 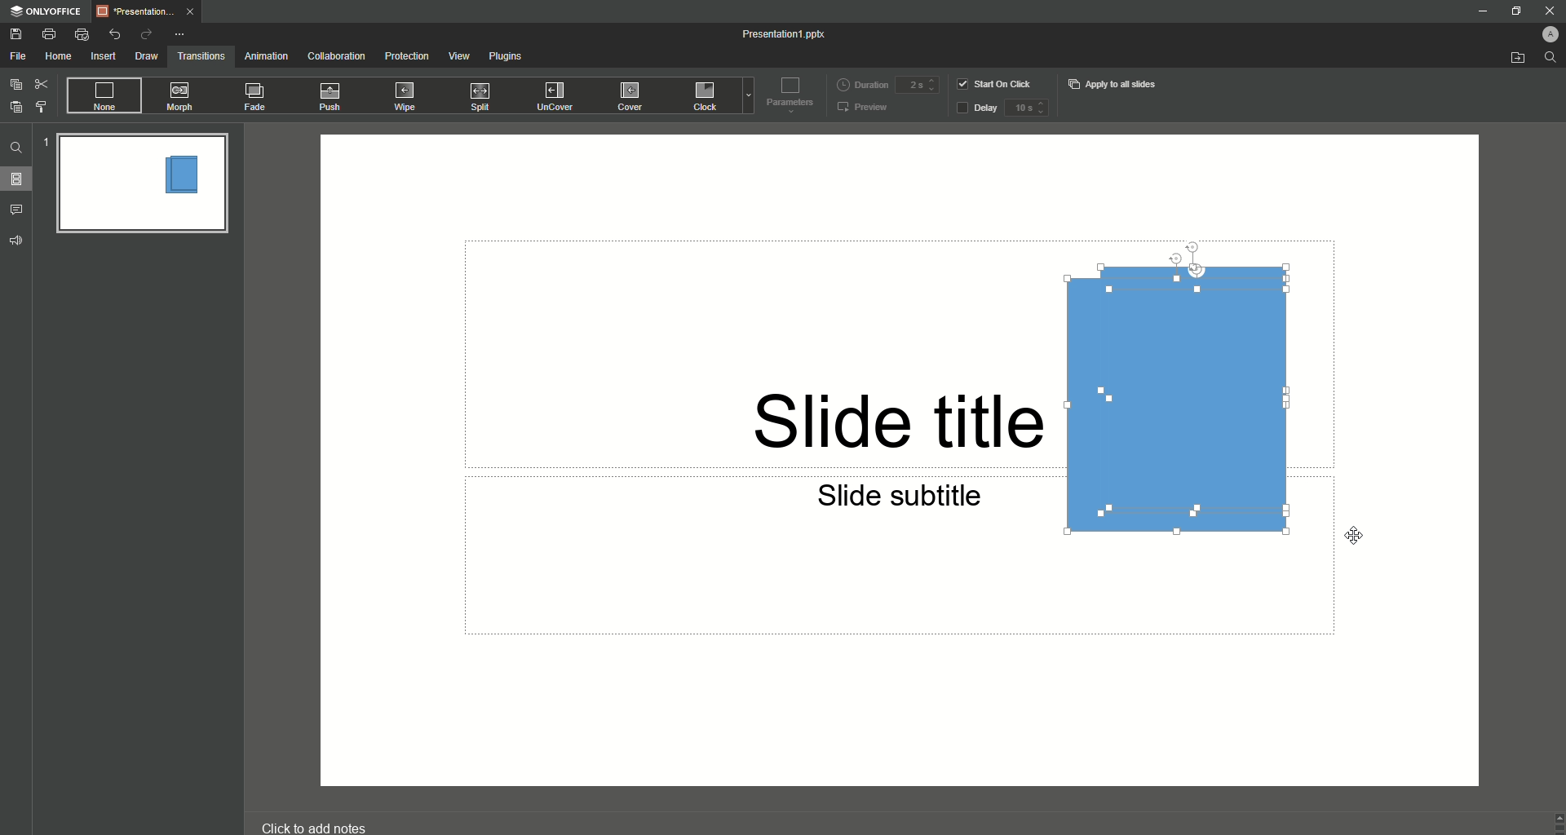 What do you see at coordinates (182, 34) in the screenshot?
I see `More Options` at bounding box center [182, 34].